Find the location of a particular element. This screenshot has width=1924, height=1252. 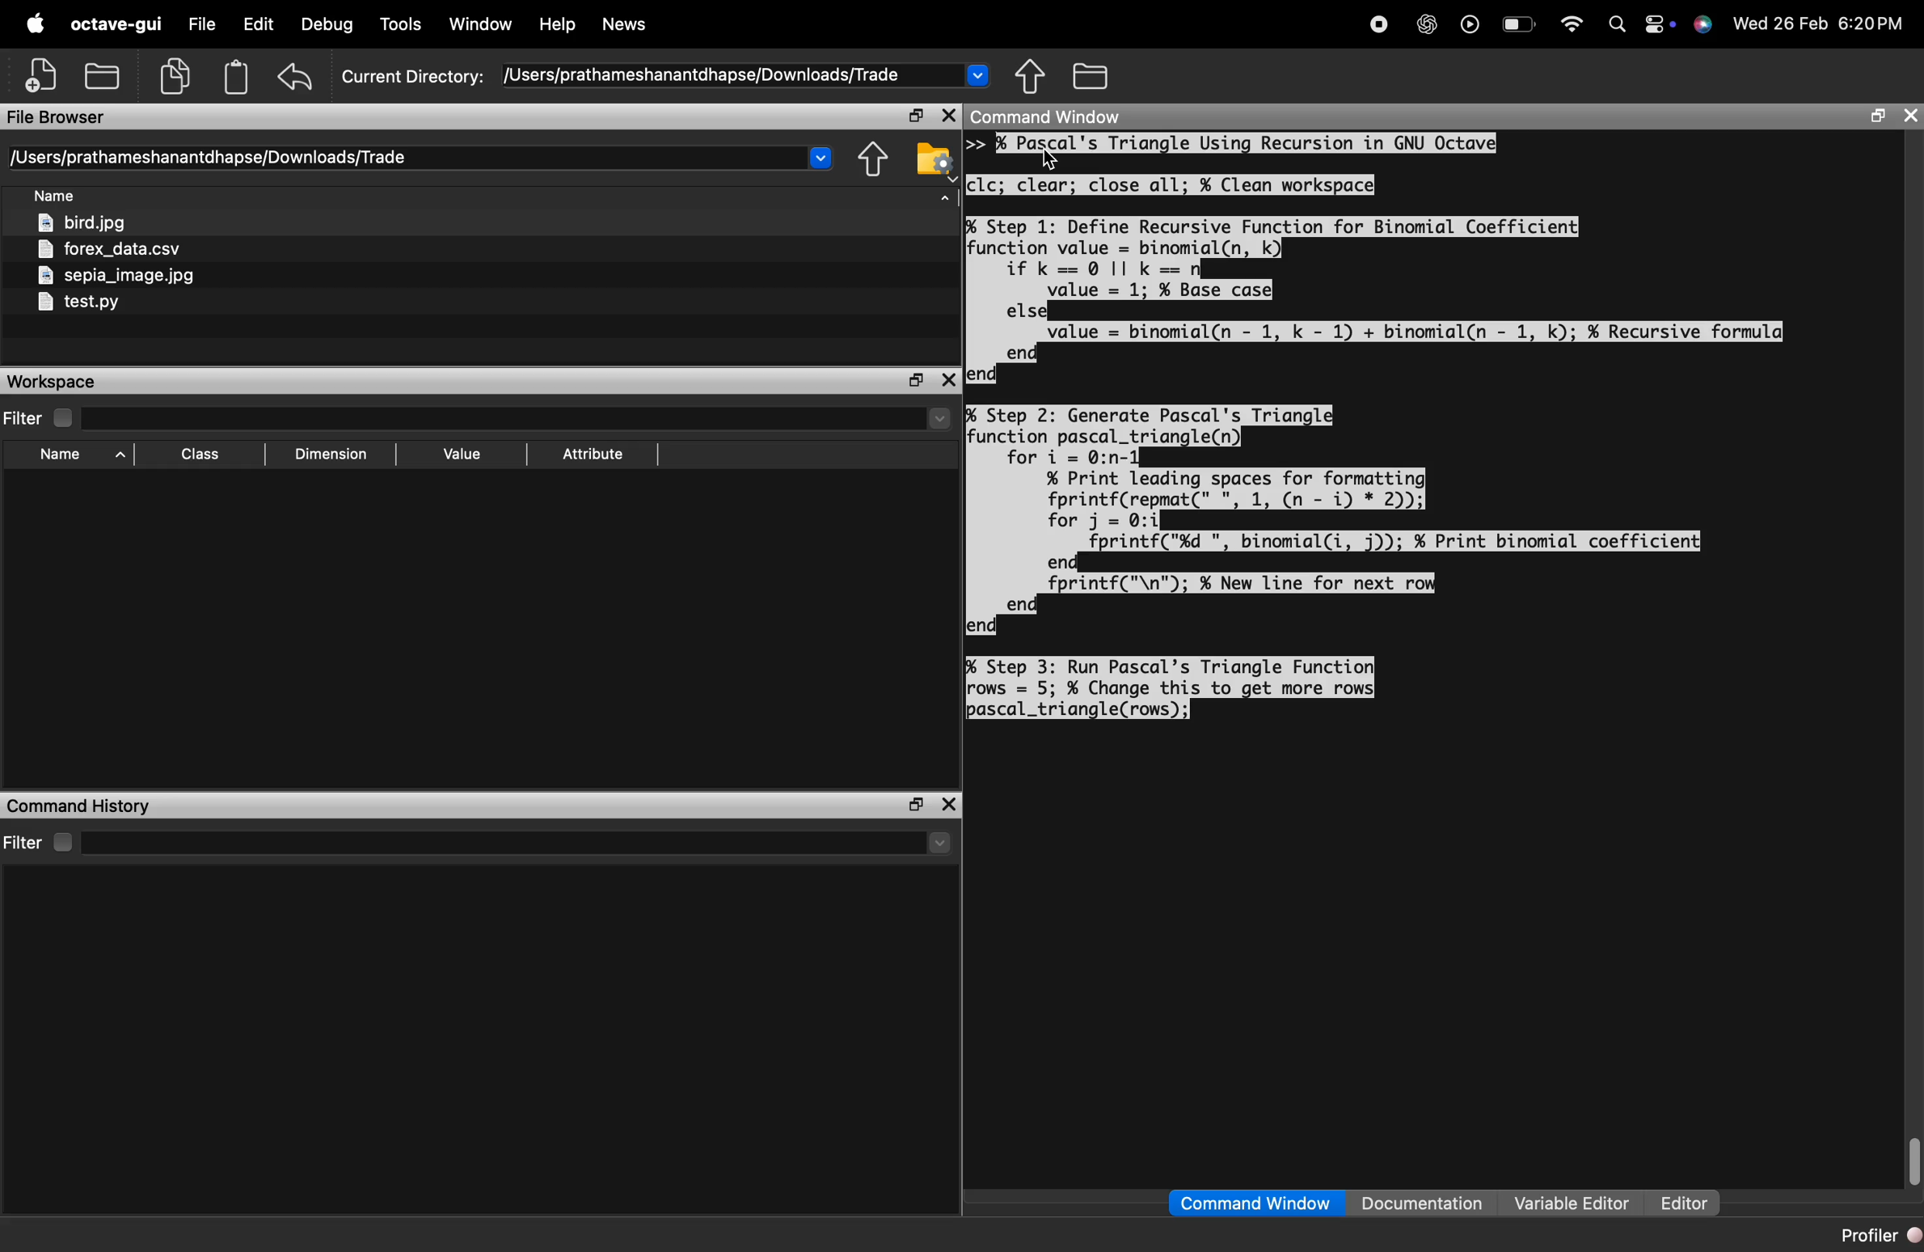

Name is located at coordinates (57, 197).